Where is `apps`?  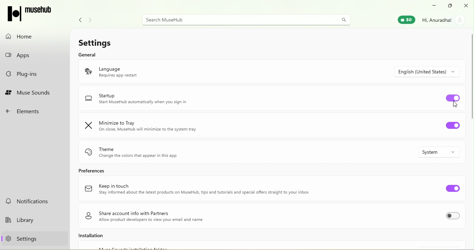
apps is located at coordinates (32, 56).